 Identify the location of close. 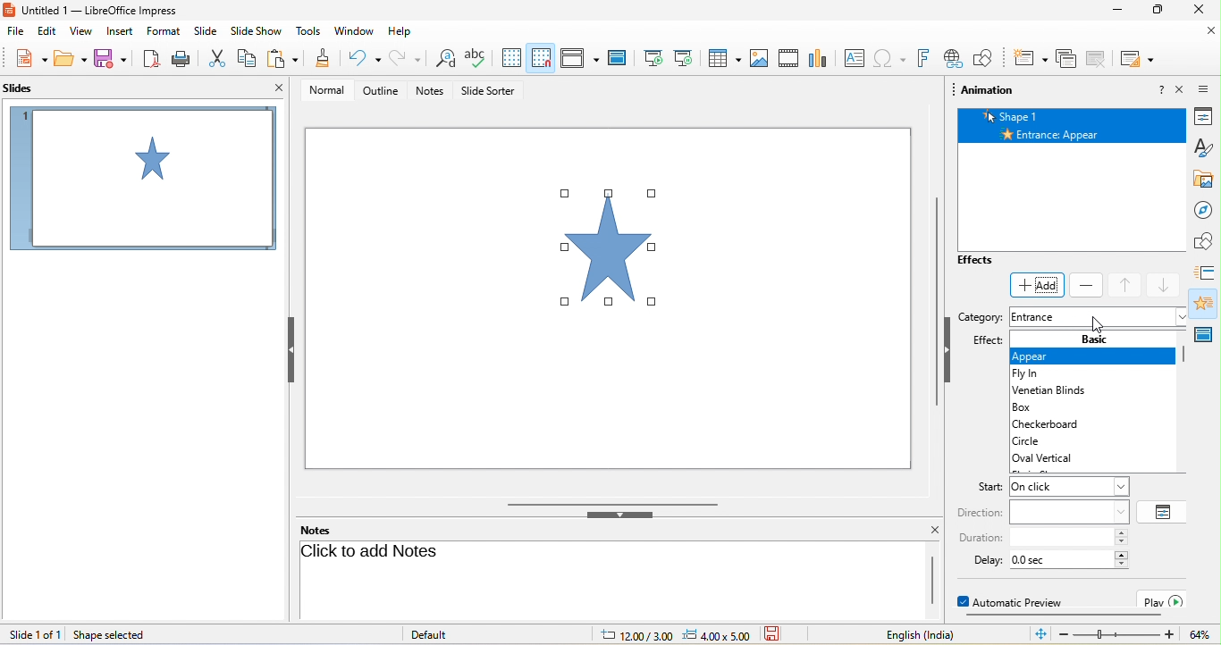
(275, 88).